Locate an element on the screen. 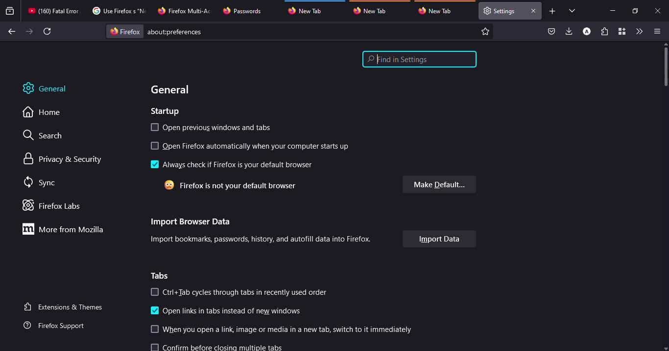 The image size is (669, 351). make default is located at coordinates (439, 183).